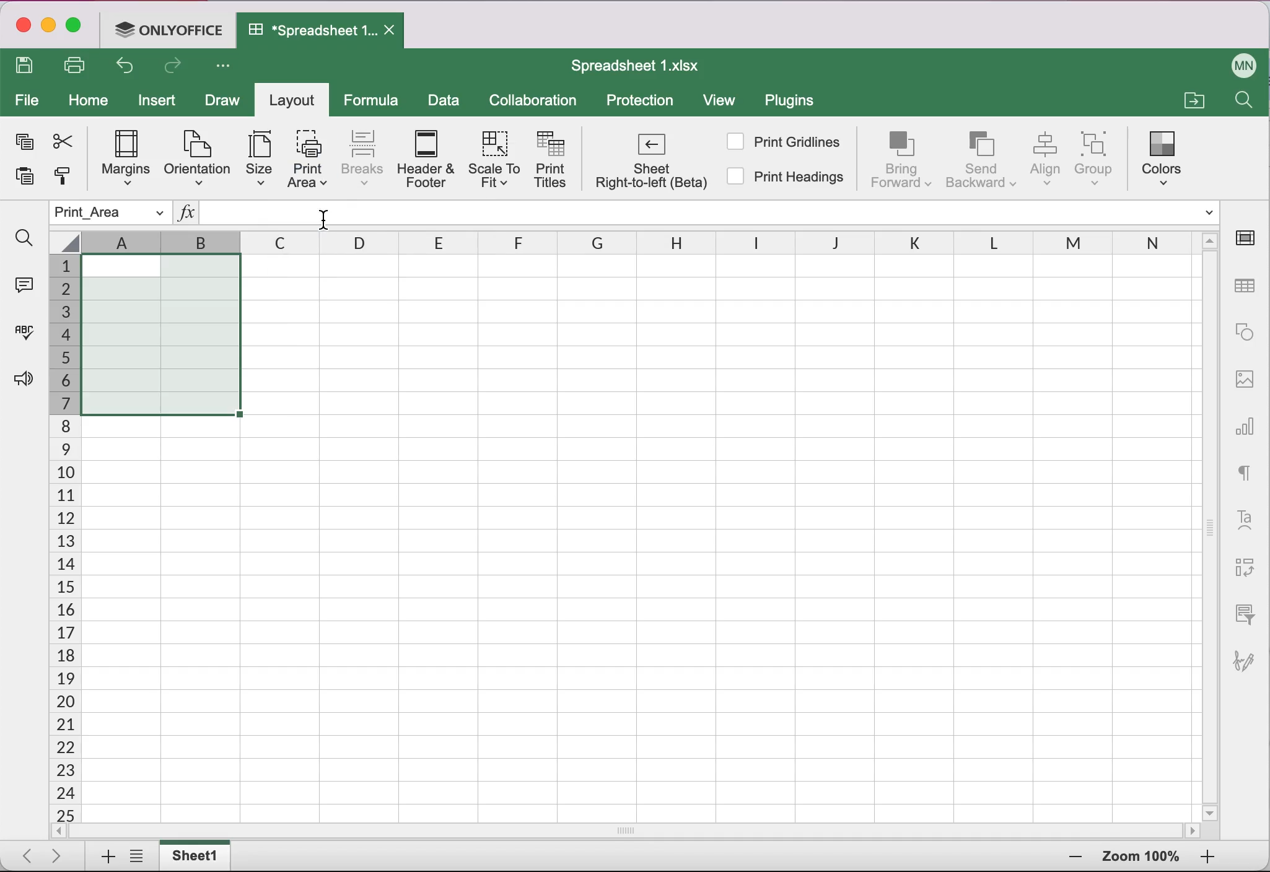  I want to click on comments, so click(22, 283).